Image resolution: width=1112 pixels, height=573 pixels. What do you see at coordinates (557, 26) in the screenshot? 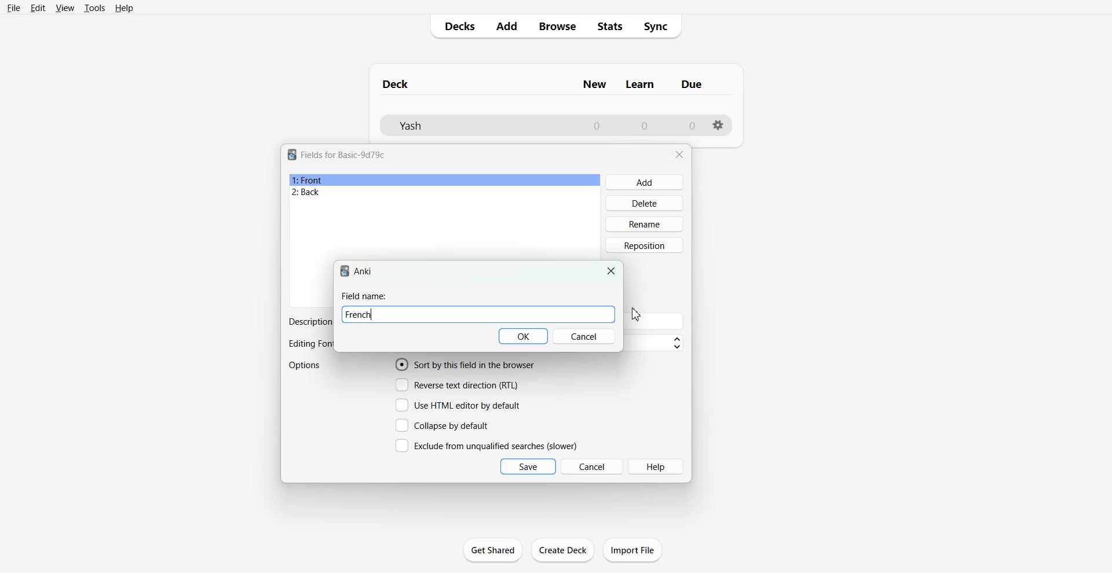
I see `Browse` at bounding box center [557, 26].